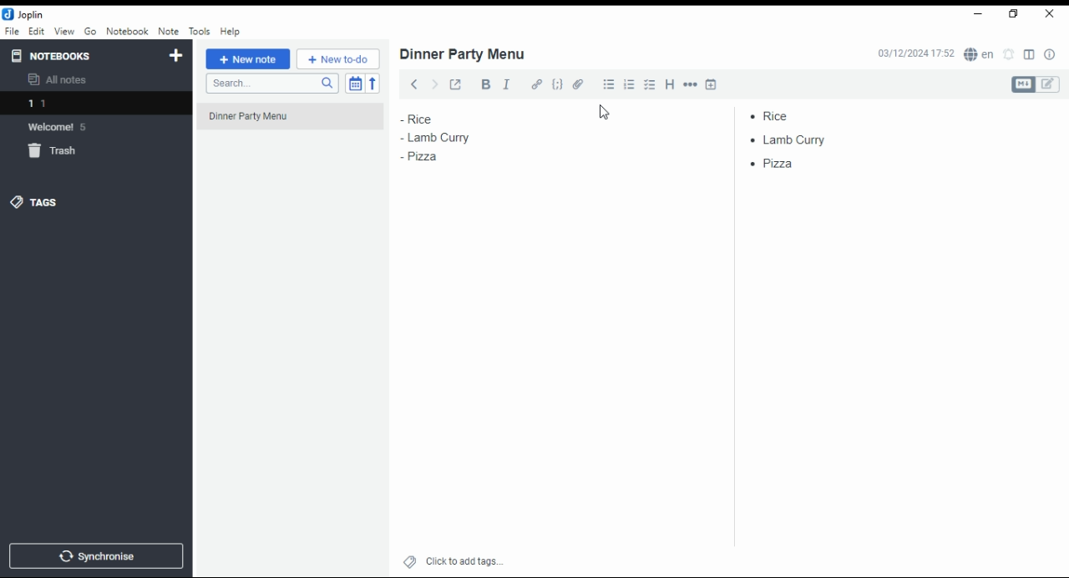  What do you see at coordinates (95, 104) in the screenshot?
I see `1` at bounding box center [95, 104].